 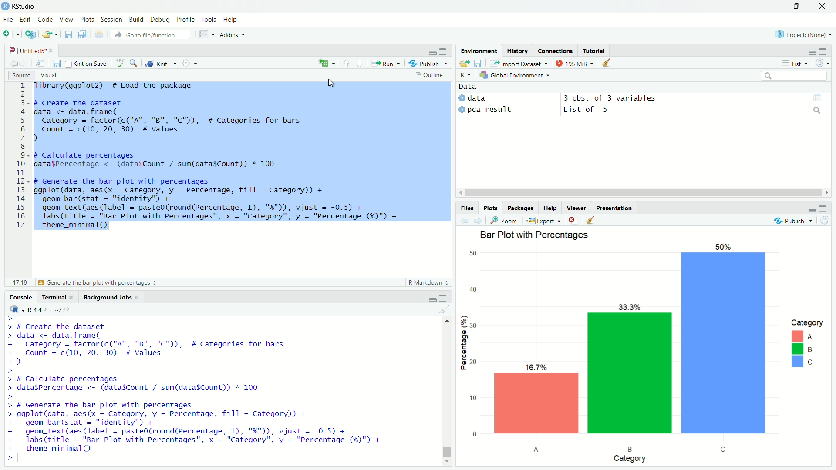 What do you see at coordinates (576, 208) in the screenshot?
I see `viewer` at bounding box center [576, 208].